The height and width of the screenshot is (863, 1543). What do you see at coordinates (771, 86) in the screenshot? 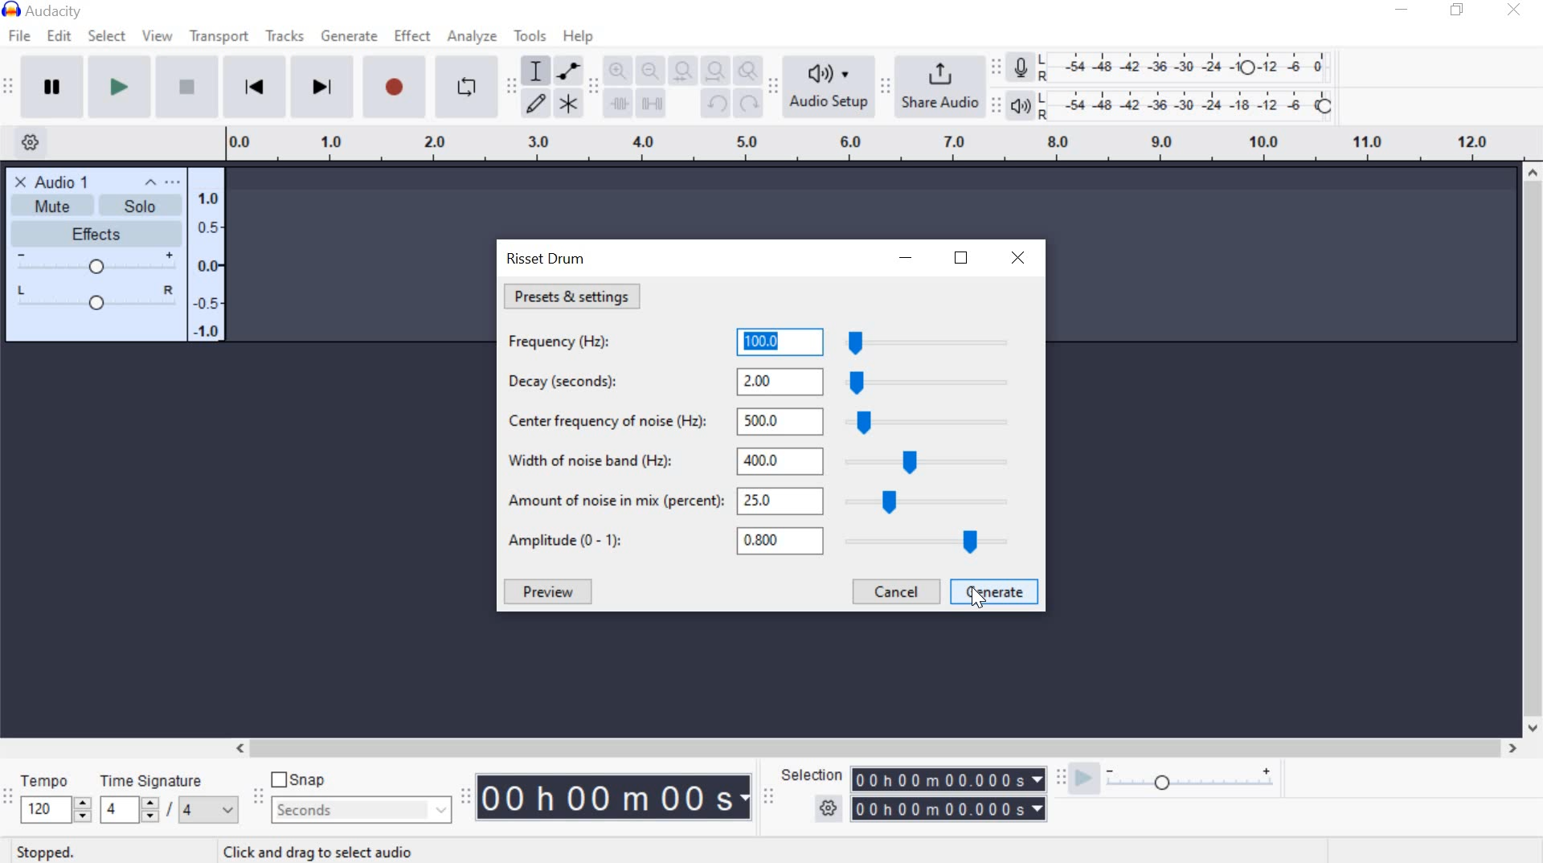
I see `Audio setup toolbar` at bounding box center [771, 86].